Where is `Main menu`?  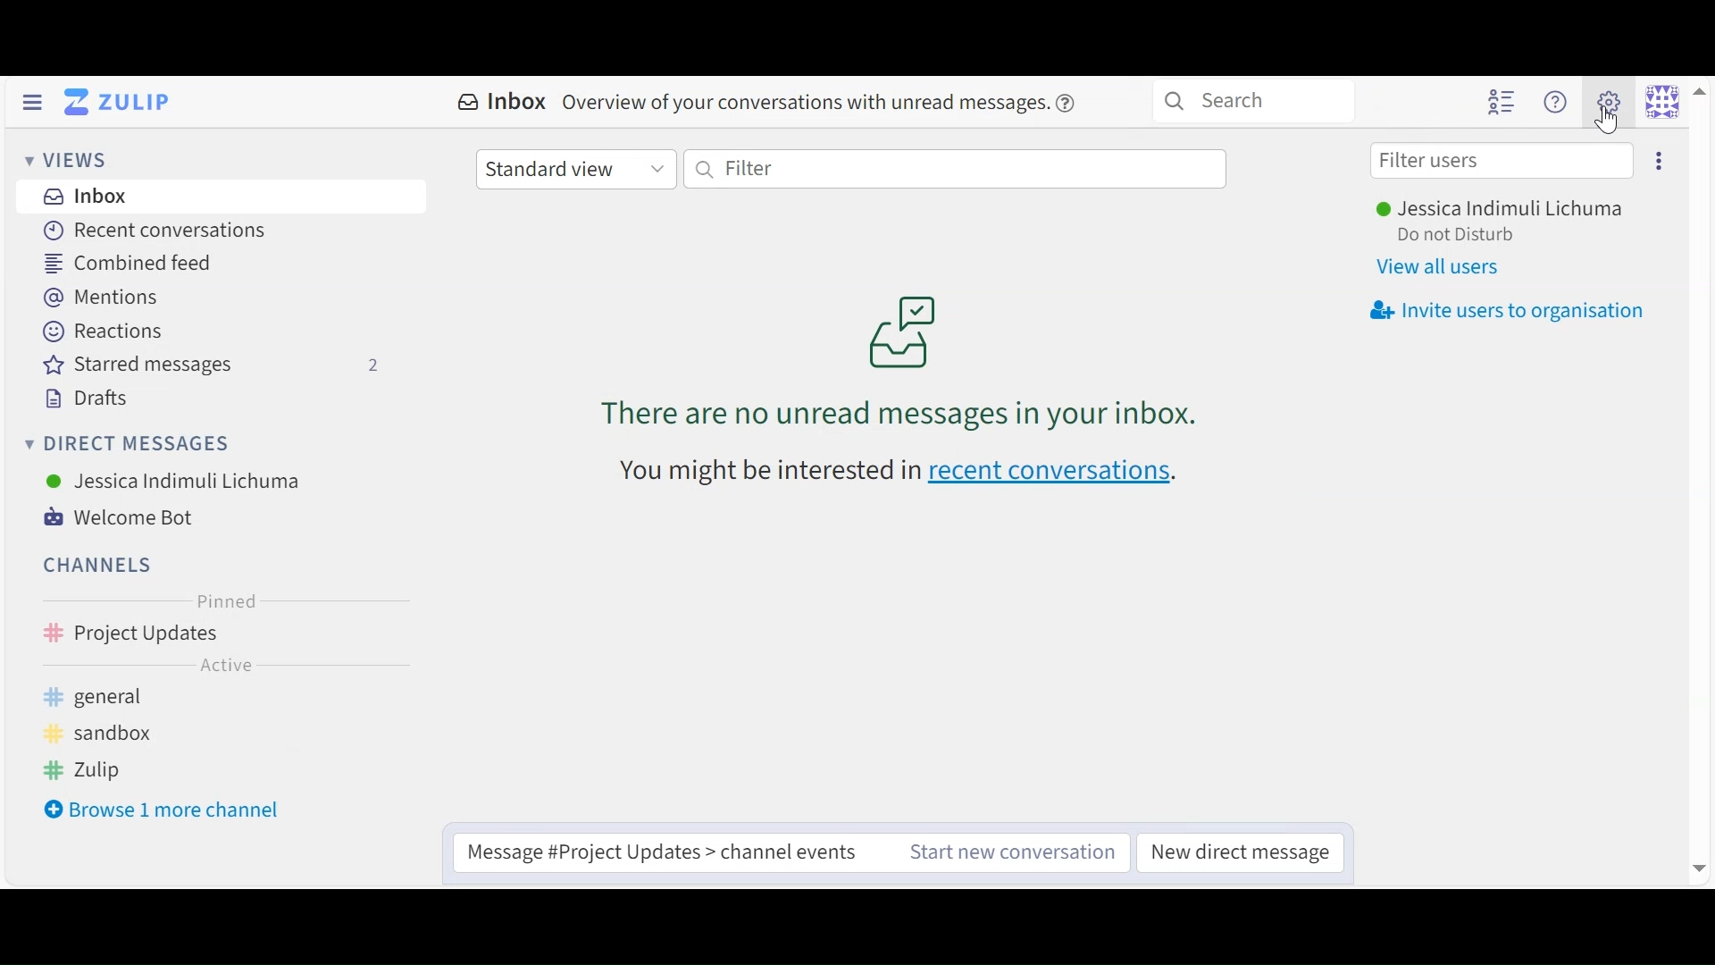 Main menu is located at coordinates (1610, 103).